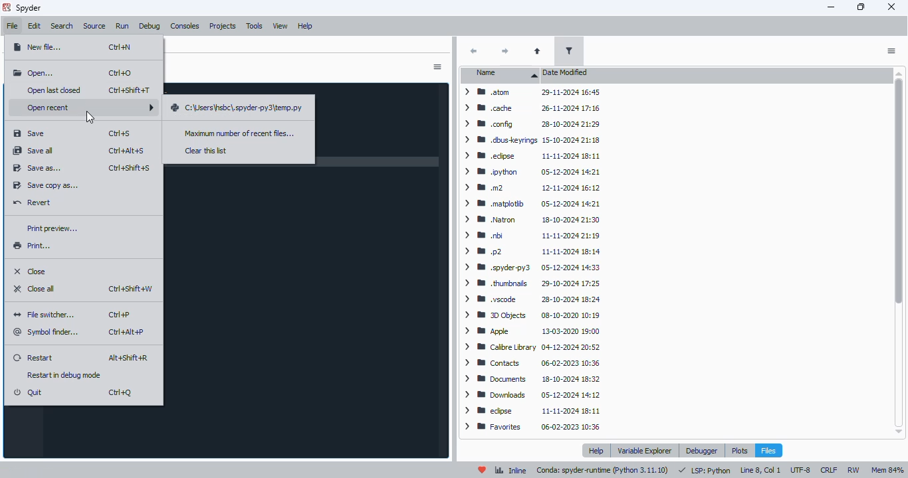  Describe the element at coordinates (47, 315) in the screenshot. I see `file switcher` at that location.